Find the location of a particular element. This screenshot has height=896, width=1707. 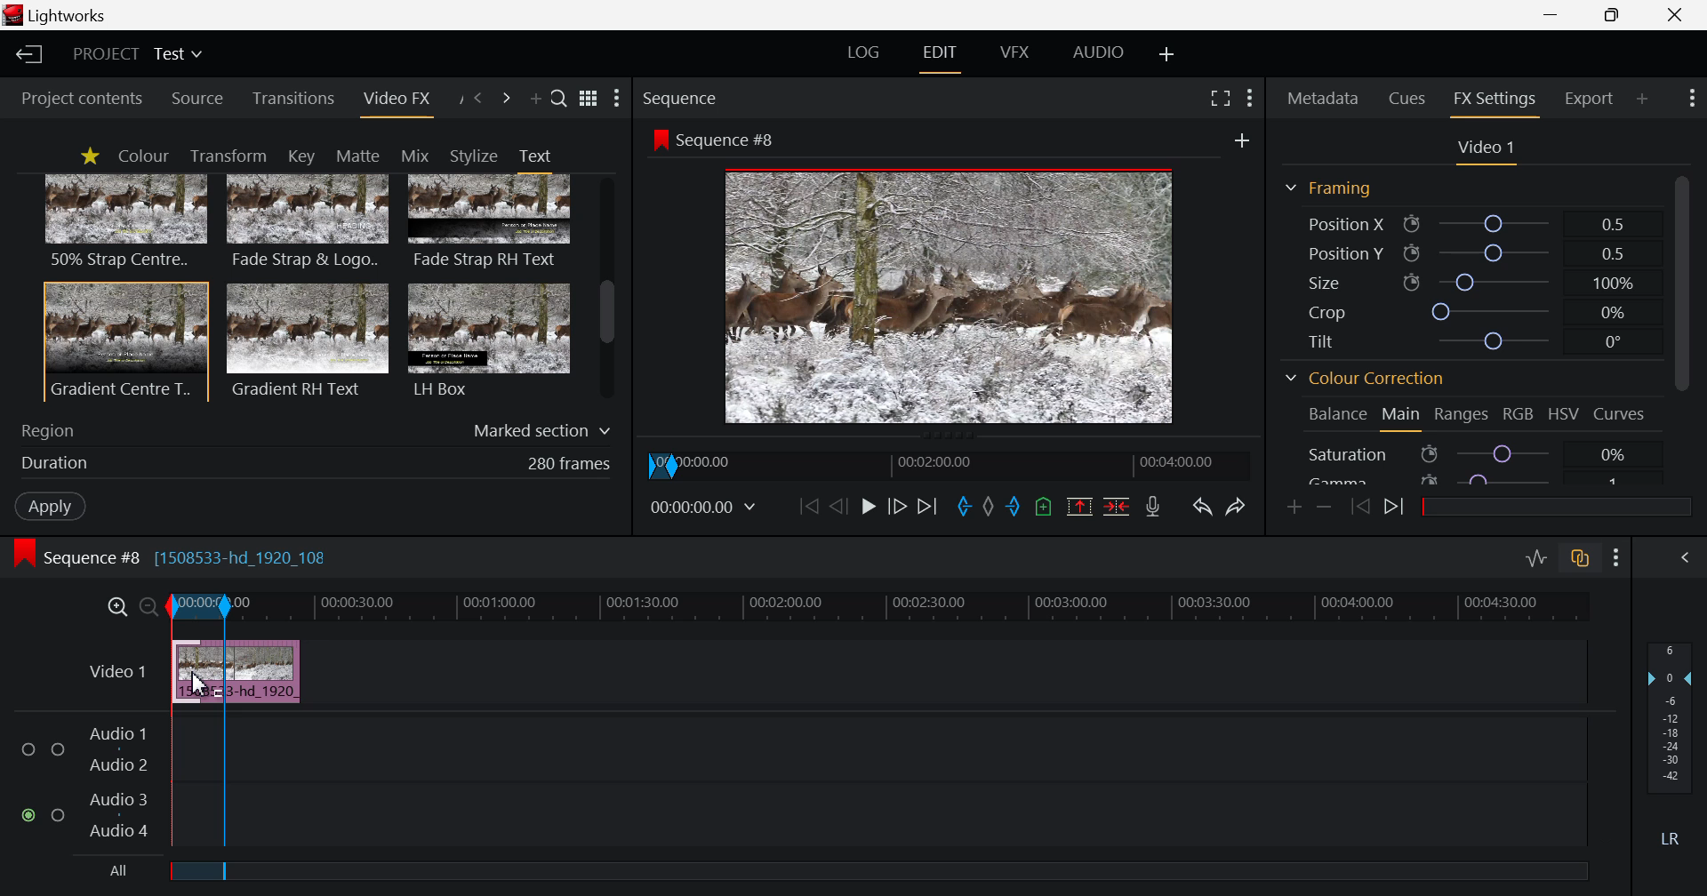

Cues is located at coordinates (1409, 97).